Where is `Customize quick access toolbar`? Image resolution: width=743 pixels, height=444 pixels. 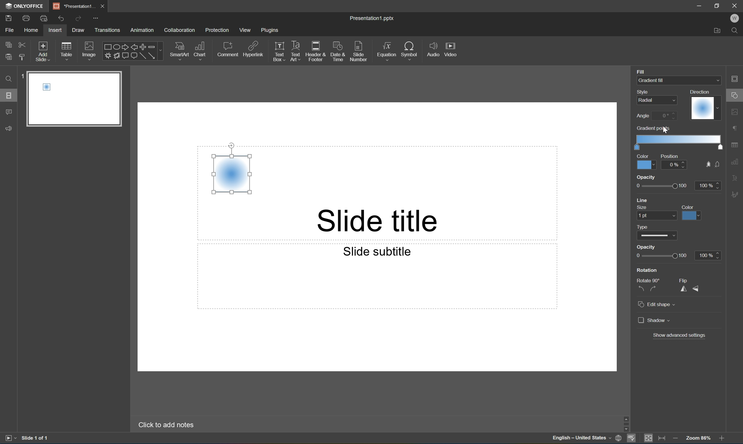
Customize quick access toolbar is located at coordinates (97, 19).